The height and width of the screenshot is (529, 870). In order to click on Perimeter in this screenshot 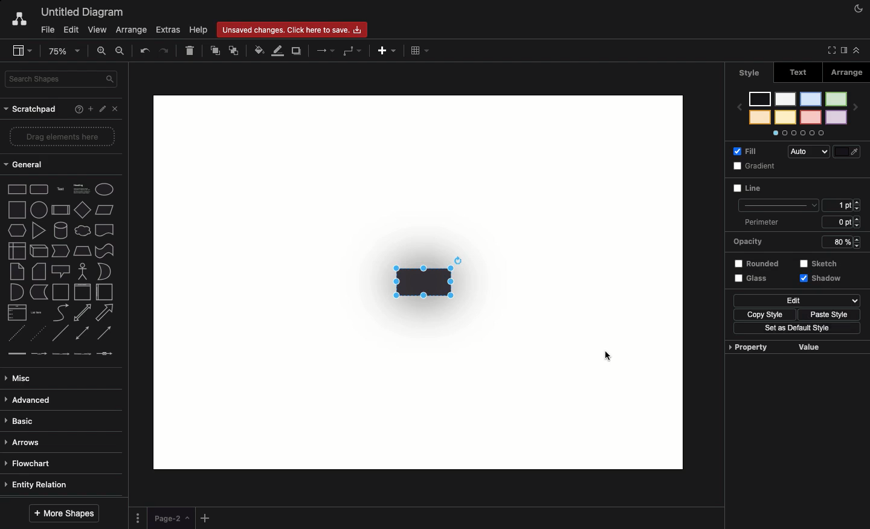, I will do `click(765, 222)`.